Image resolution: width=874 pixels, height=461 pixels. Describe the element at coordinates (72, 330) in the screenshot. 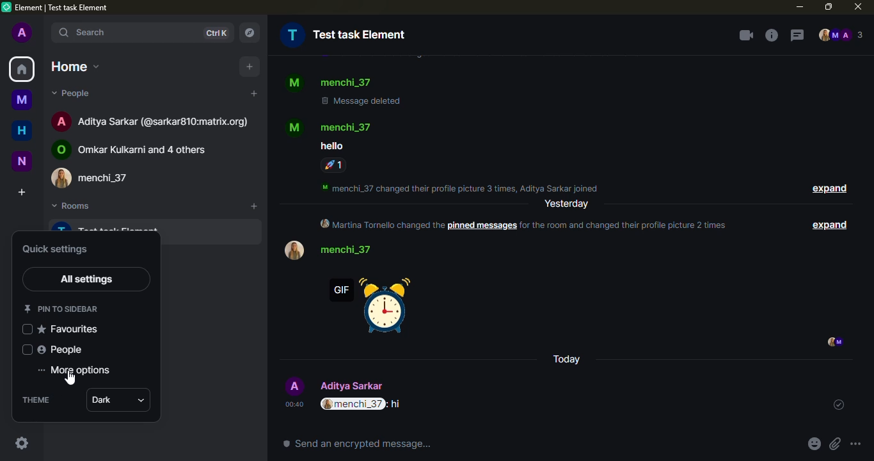

I see `favorites` at that location.